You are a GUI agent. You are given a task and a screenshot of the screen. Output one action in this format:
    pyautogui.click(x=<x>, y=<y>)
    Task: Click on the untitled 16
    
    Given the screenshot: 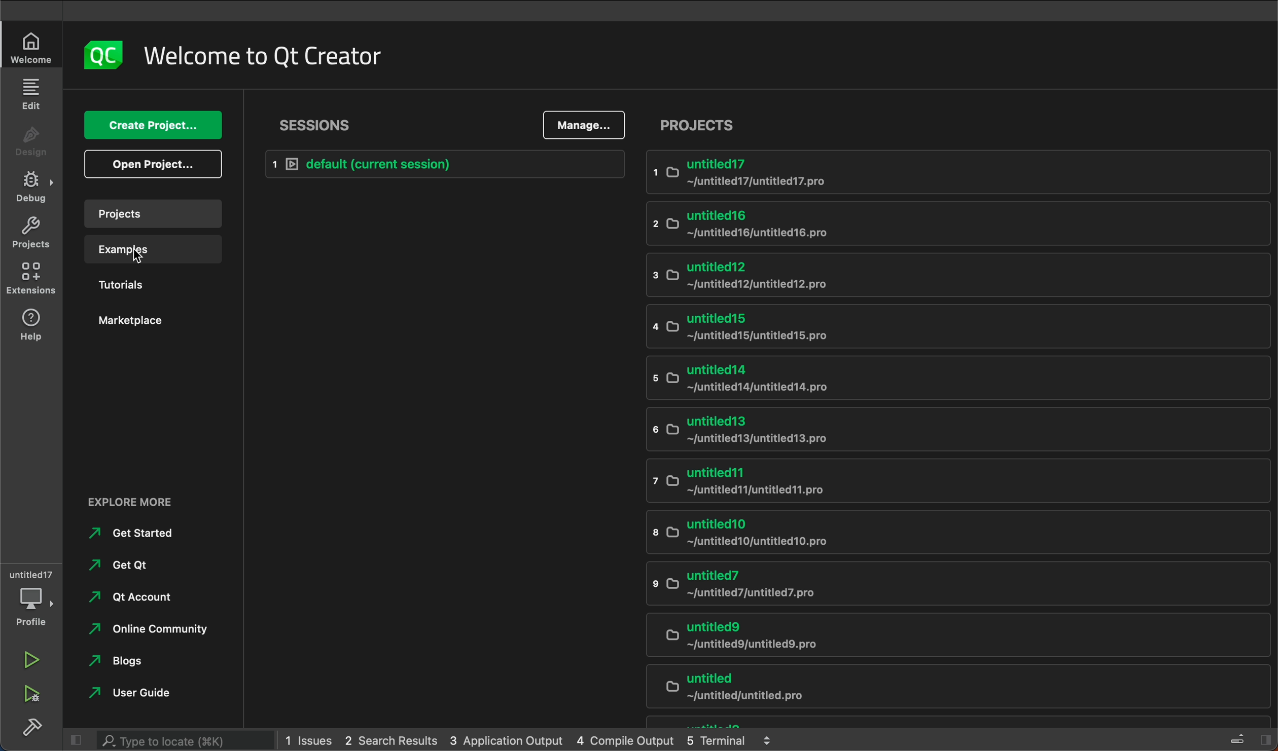 What is the action you would take?
    pyautogui.click(x=945, y=223)
    